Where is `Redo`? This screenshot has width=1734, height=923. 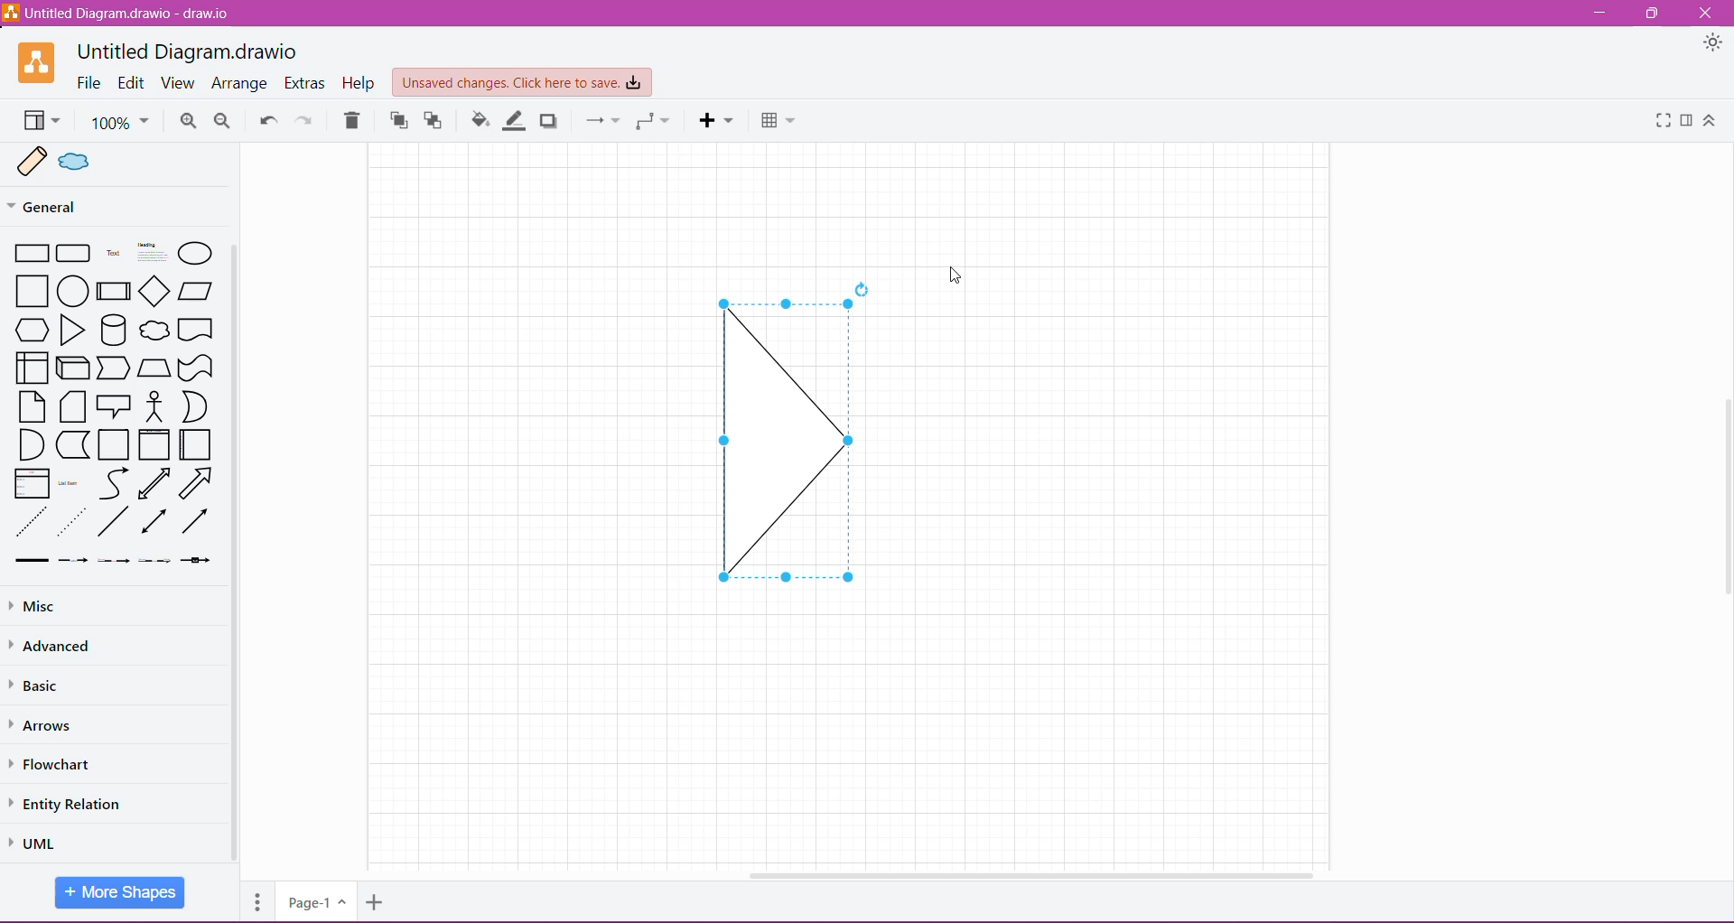
Redo is located at coordinates (307, 119).